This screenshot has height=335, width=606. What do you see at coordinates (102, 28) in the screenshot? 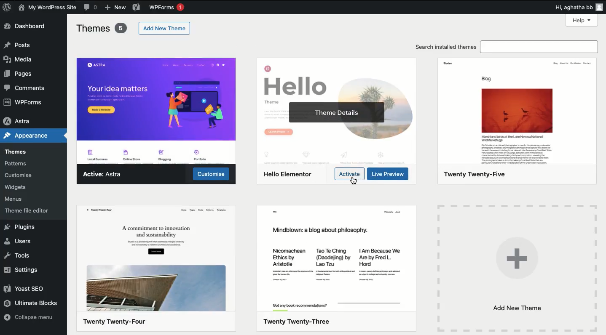
I see `Themes` at bounding box center [102, 28].